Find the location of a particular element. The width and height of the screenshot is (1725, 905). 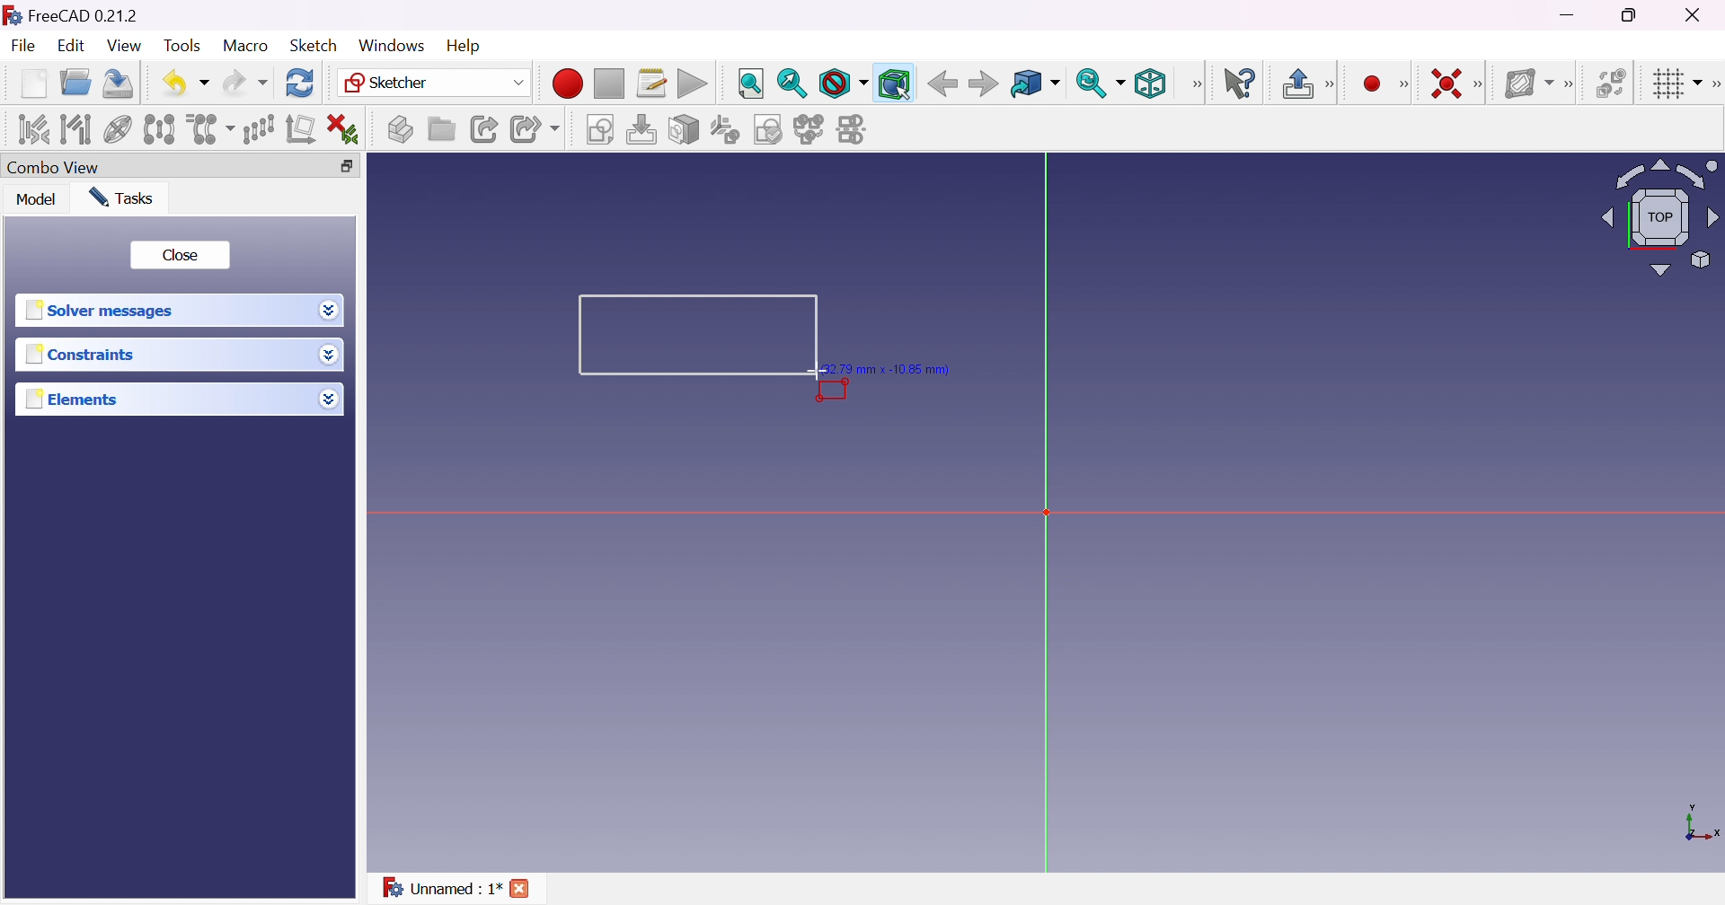

Make sub-link is located at coordinates (535, 129).